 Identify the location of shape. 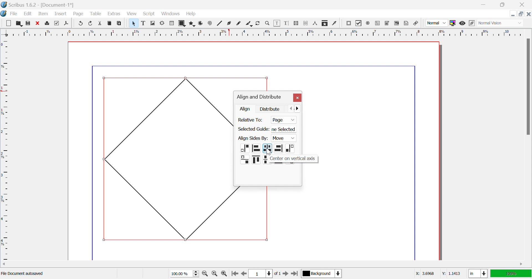
(237, 190).